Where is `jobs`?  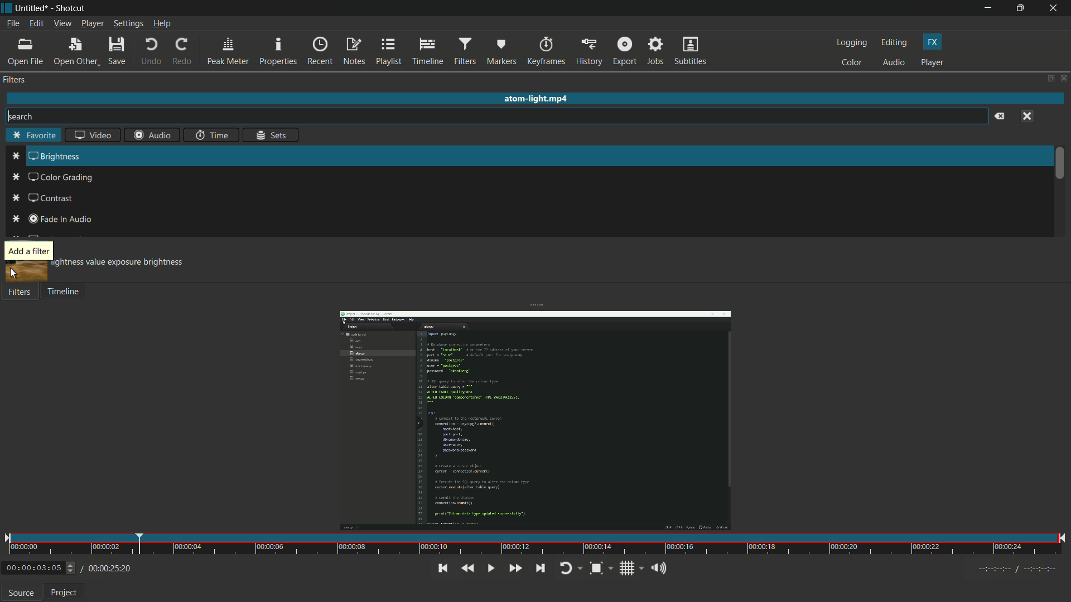
jobs is located at coordinates (654, 51).